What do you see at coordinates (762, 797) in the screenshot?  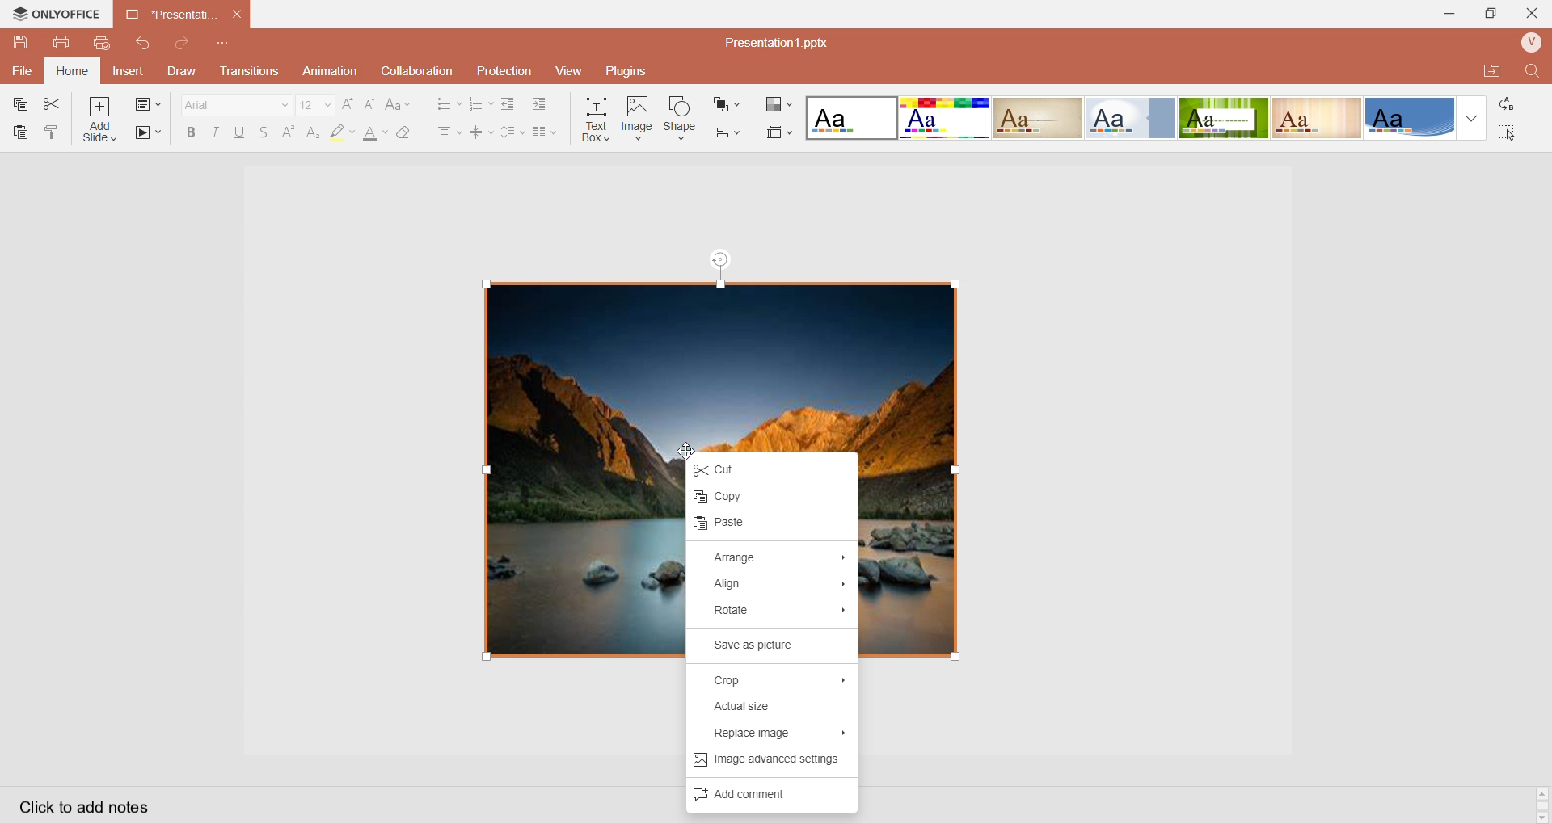 I see `Add Comments` at bounding box center [762, 797].